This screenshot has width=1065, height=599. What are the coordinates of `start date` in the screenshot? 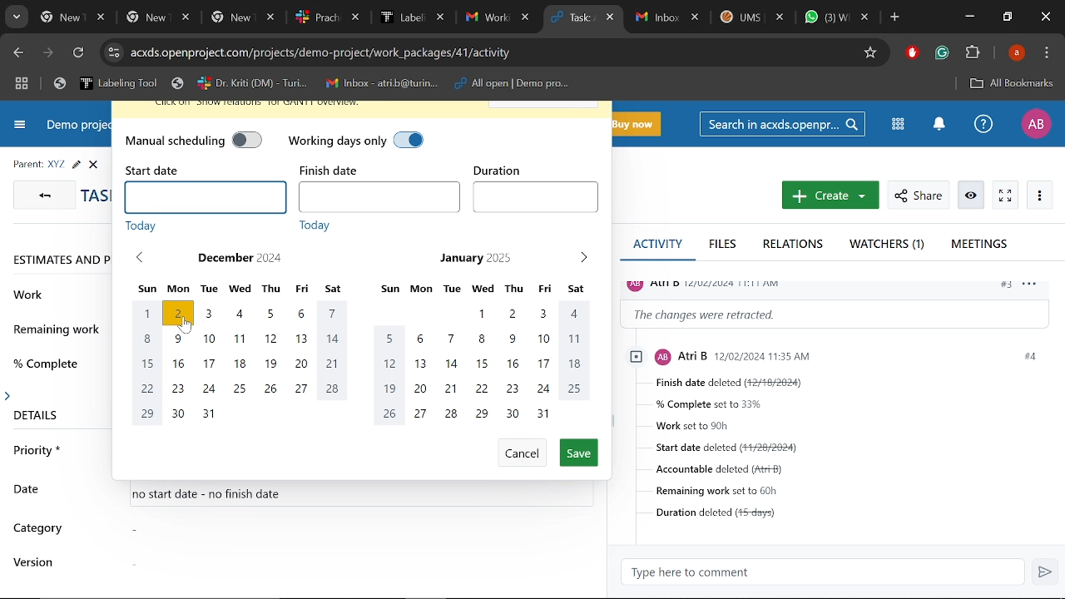 It's located at (151, 169).